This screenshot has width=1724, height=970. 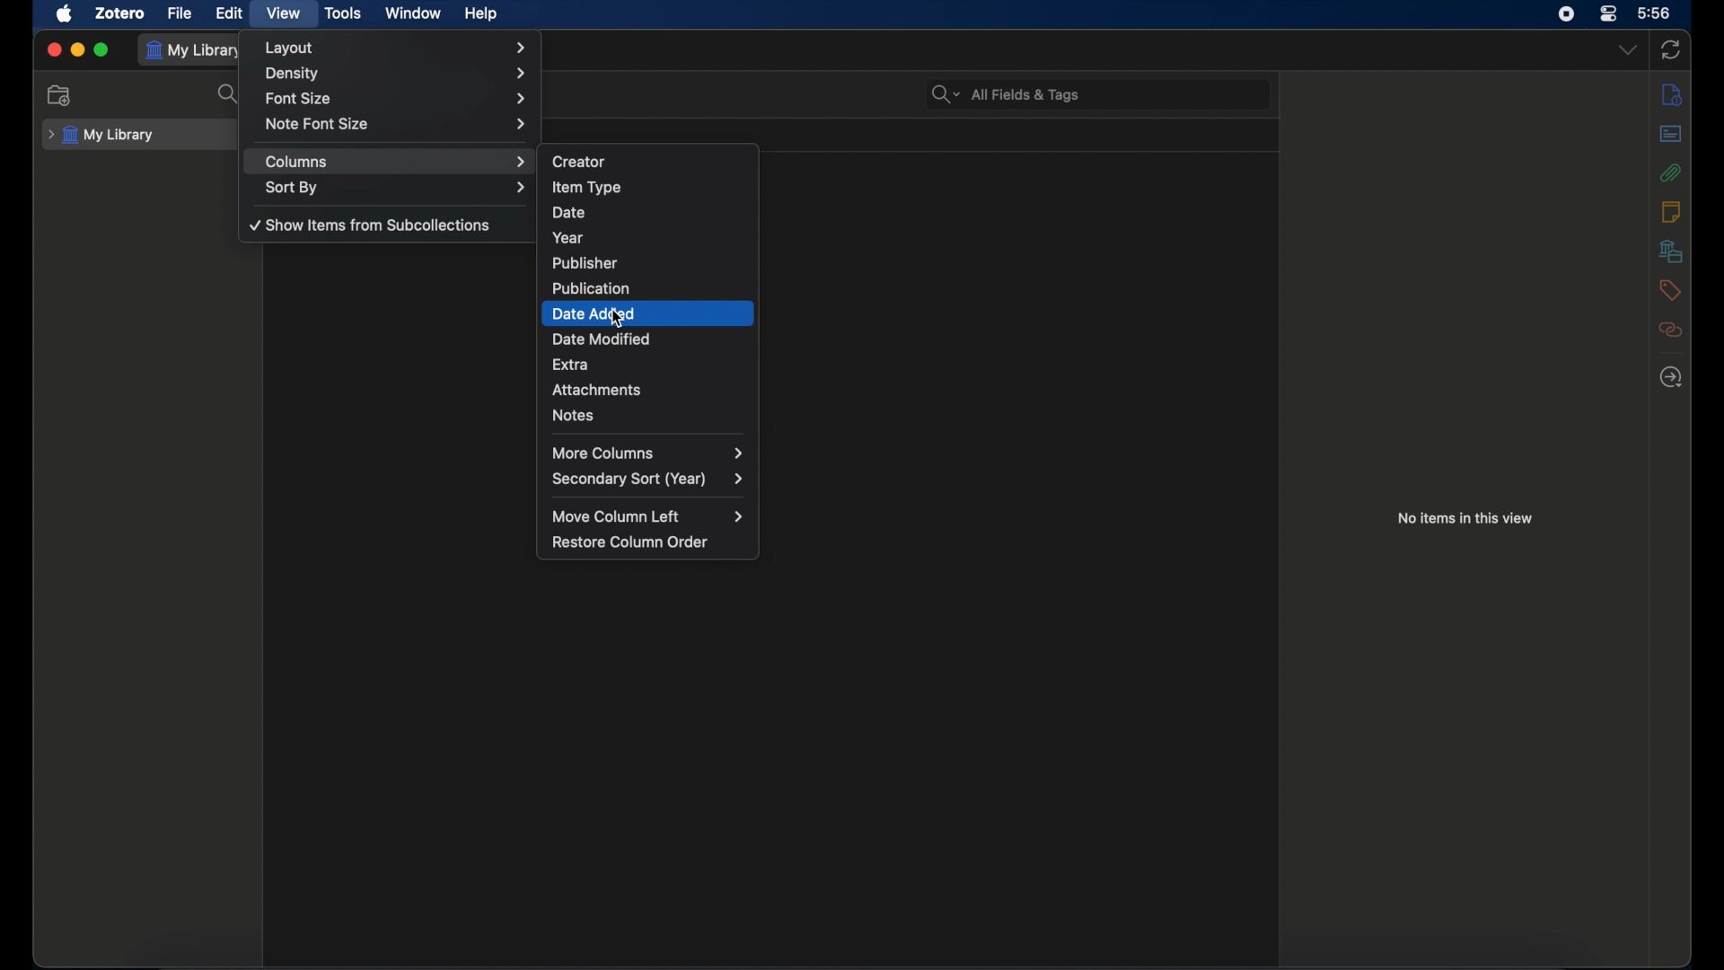 What do you see at coordinates (647, 517) in the screenshot?
I see `move column left` at bounding box center [647, 517].